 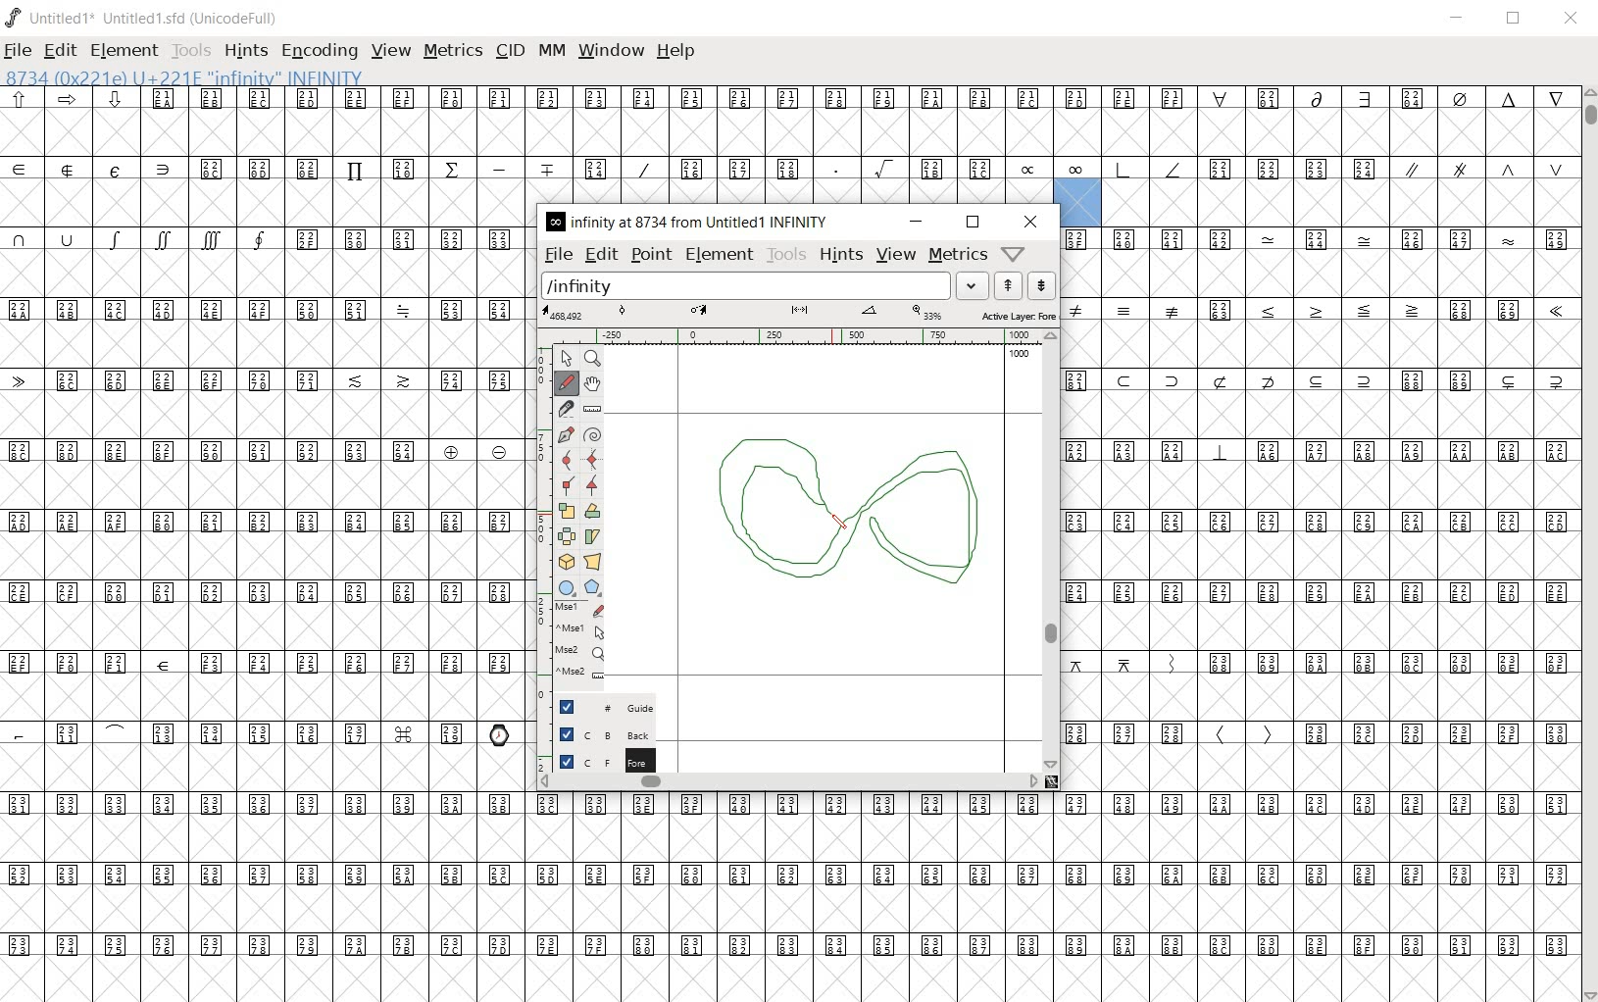 I want to click on Unicode code points, so click(x=1434, y=733).